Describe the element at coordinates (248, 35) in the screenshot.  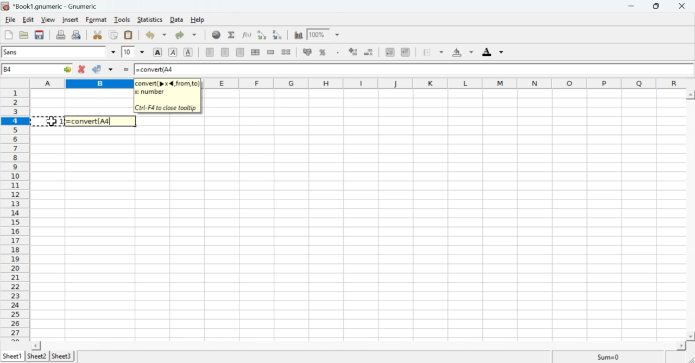
I see `Edit function` at that location.